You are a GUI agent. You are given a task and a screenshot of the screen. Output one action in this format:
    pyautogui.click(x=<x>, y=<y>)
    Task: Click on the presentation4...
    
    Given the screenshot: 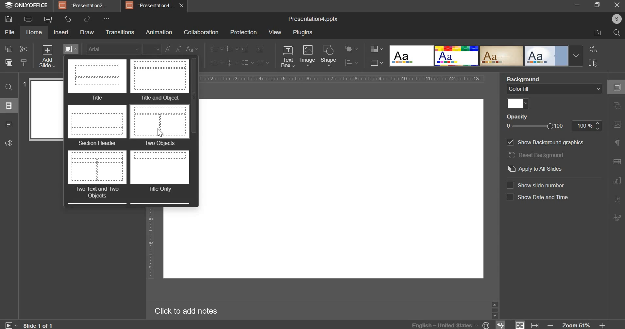 What is the action you would take?
    pyautogui.click(x=150, y=5)
    